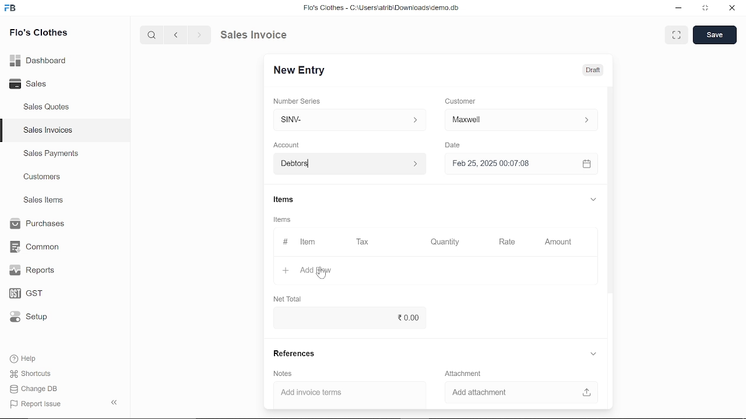 The width and height of the screenshot is (746, 419). I want to click on Dashboard, so click(39, 62).